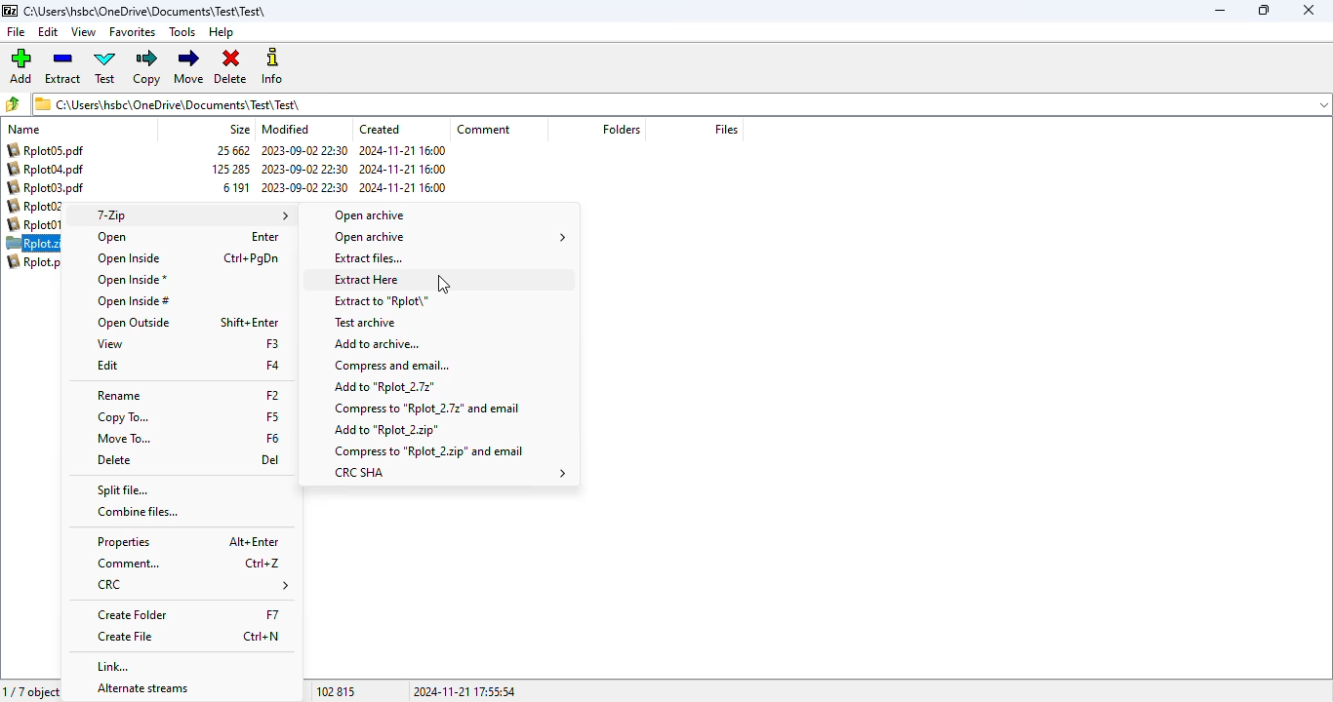 The width and height of the screenshot is (1333, 702). What do you see at coordinates (236, 188) in the screenshot?
I see `6 191` at bounding box center [236, 188].